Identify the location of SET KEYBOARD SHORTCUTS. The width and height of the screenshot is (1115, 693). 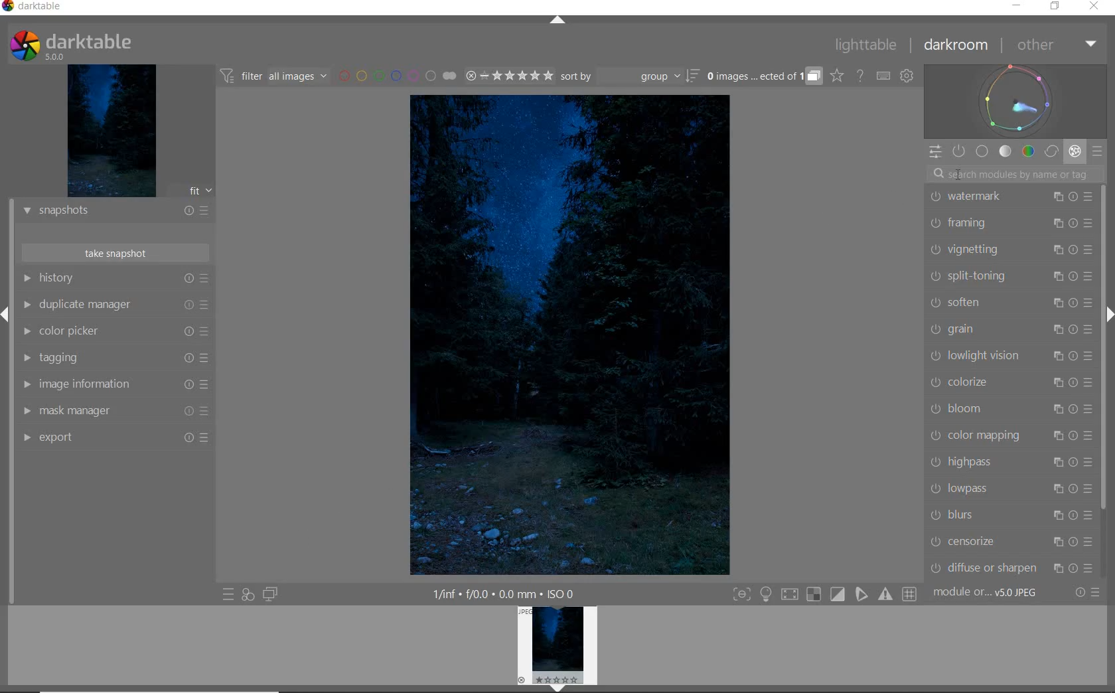
(883, 76).